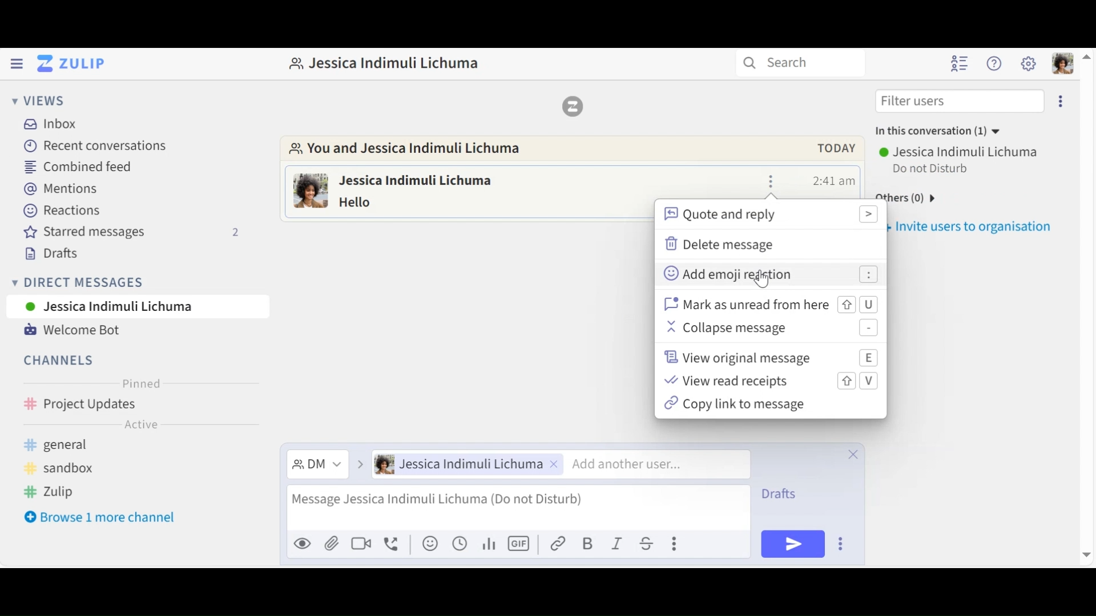 The image size is (1096, 616). I want to click on Status, so click(933, 169).